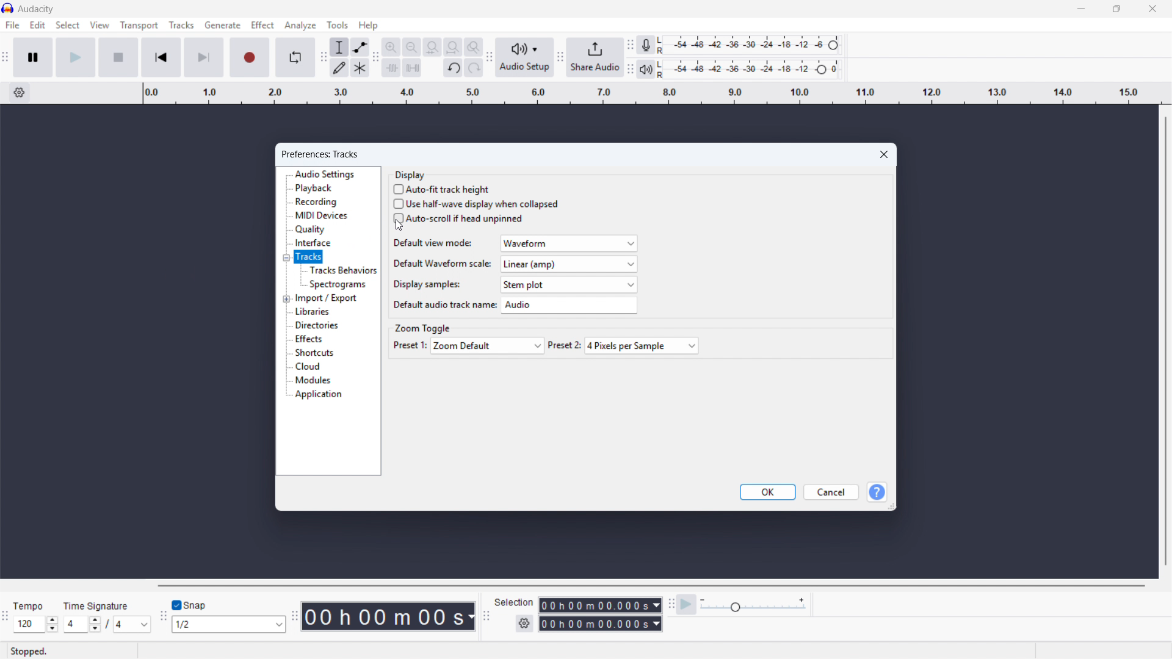 This screenshot has height=659, width=1172. Describe the element at coordinates (391, 67) in the screenshot. I see `trim audio outside selction` at that location.